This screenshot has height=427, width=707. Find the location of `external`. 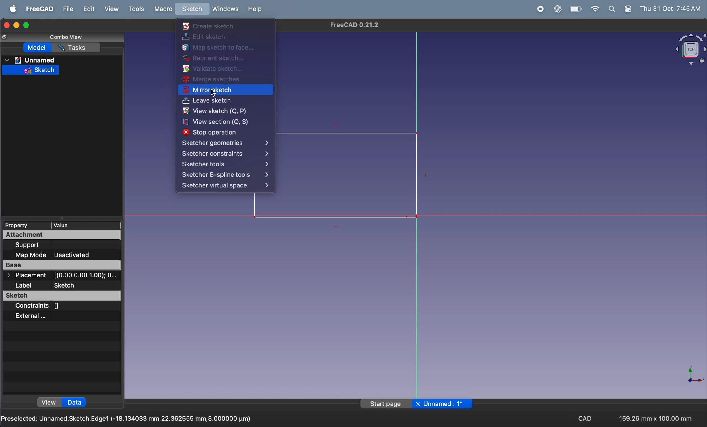

external is located at coordinates (56, 316).